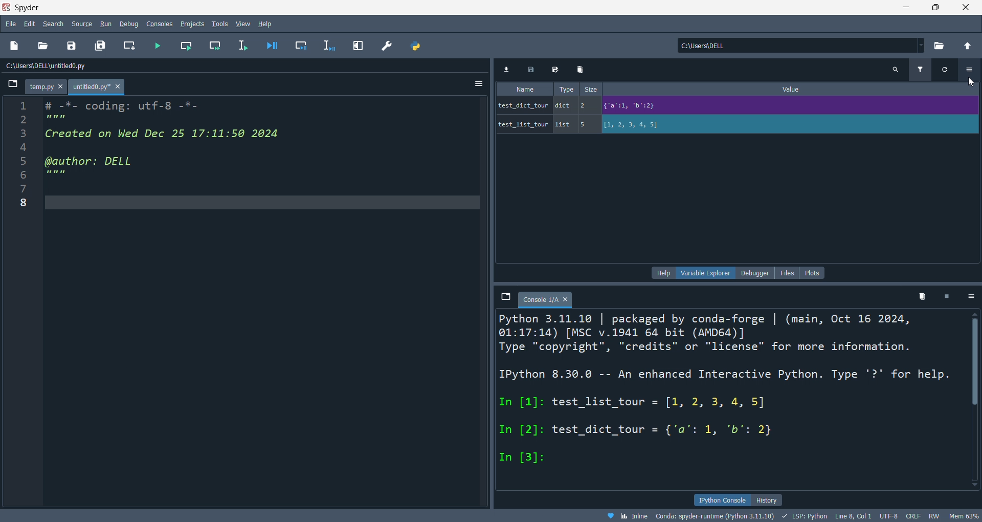 The image size is (982, 522). Describe the element at coordinates (662, 273) in the screenshot. I see `help` at that location.